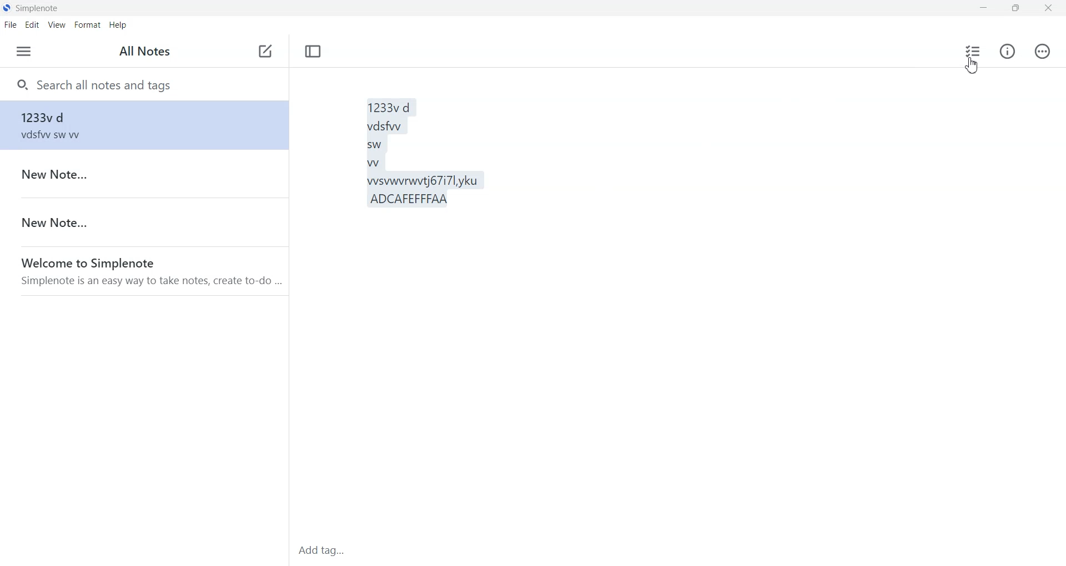 The width and height of the screenshot is (1066, 566). I want to click on Cursor, so click(971, 67).